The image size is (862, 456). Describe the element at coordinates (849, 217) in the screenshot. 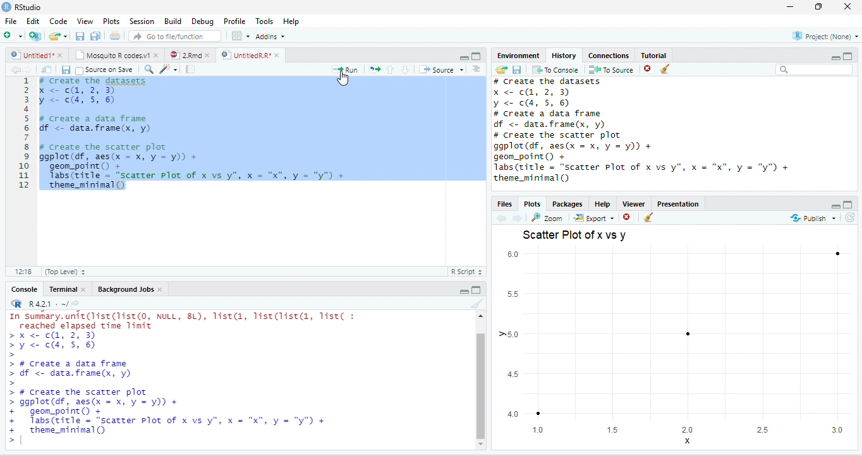

I see `Refresh current plot` at that location.